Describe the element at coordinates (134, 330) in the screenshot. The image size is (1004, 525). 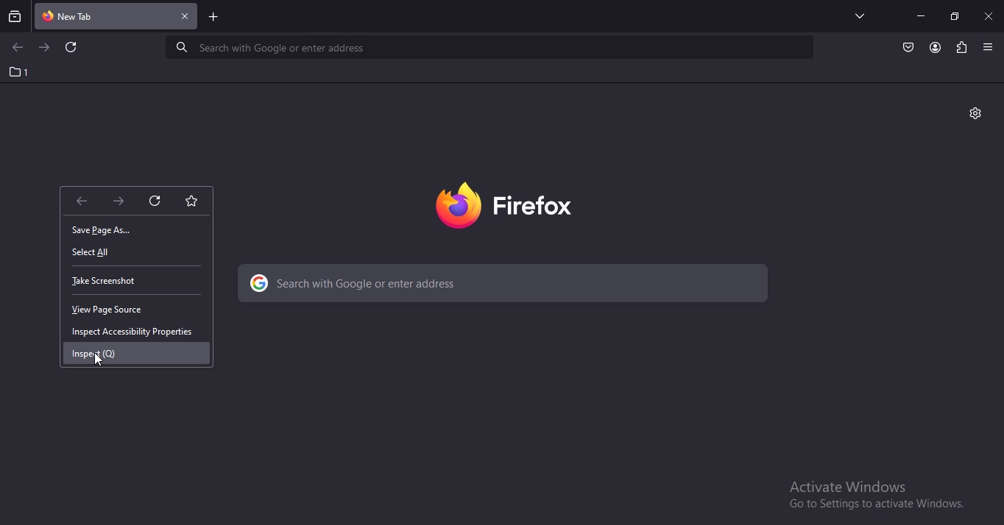
I see `inspect accessibilty properties` at that location.